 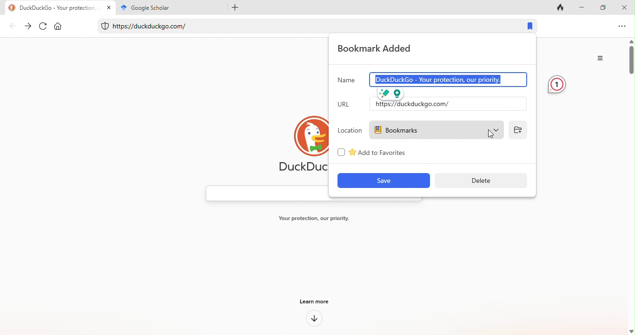 I want to click on name, so click(x=346, y=80).